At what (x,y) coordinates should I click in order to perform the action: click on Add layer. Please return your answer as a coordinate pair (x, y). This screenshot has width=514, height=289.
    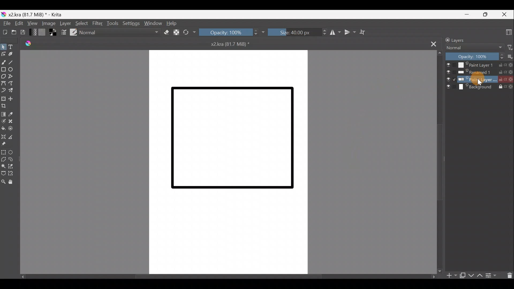
    Looking at the image, I should click on (450, 277).